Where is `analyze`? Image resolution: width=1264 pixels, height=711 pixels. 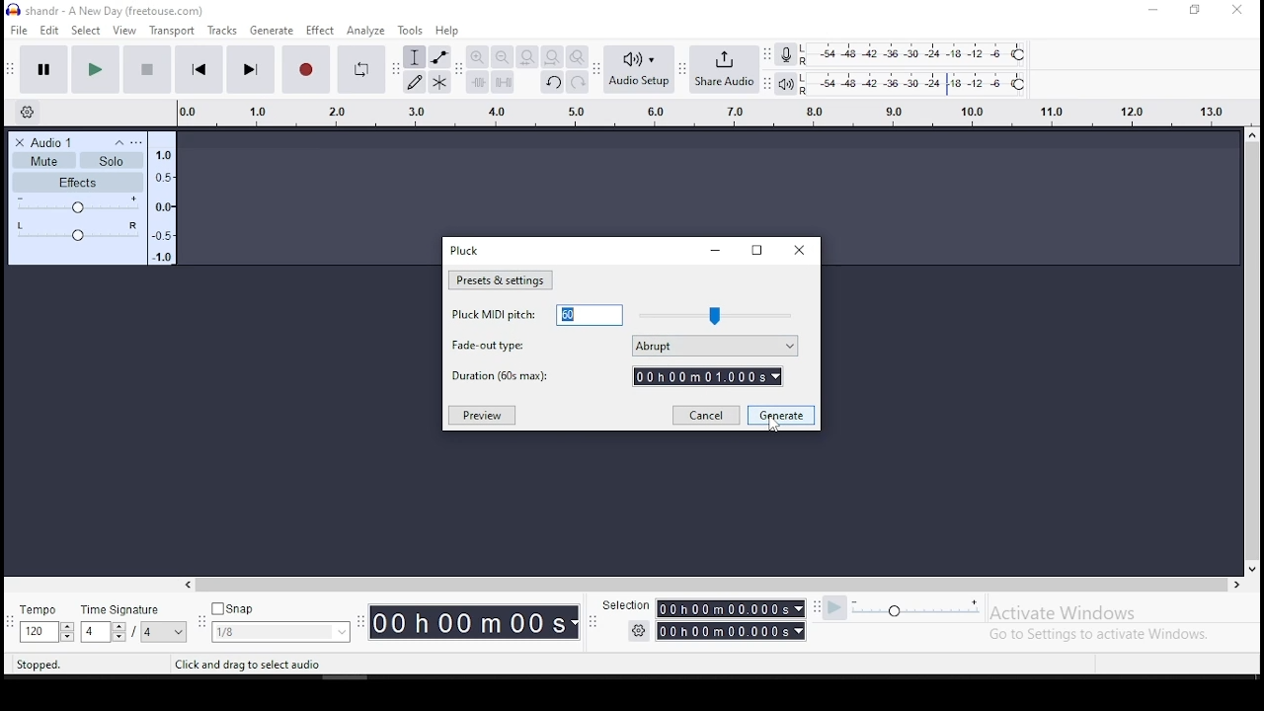 analyze is located at coordinates (364, 30).